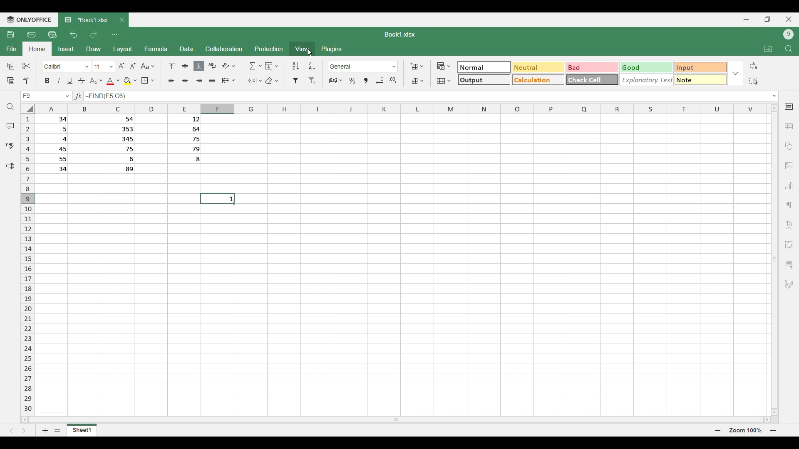  Describe the element at coordinates (185, 66) in the screenshot. I see `Align centre` at that location.